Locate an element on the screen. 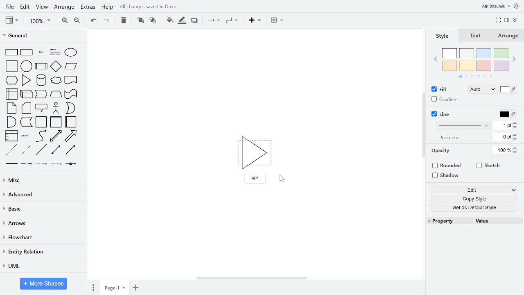 Image resolution: width=524 pixels, height=295 pixels. connector is located at coordinates (214, 20).